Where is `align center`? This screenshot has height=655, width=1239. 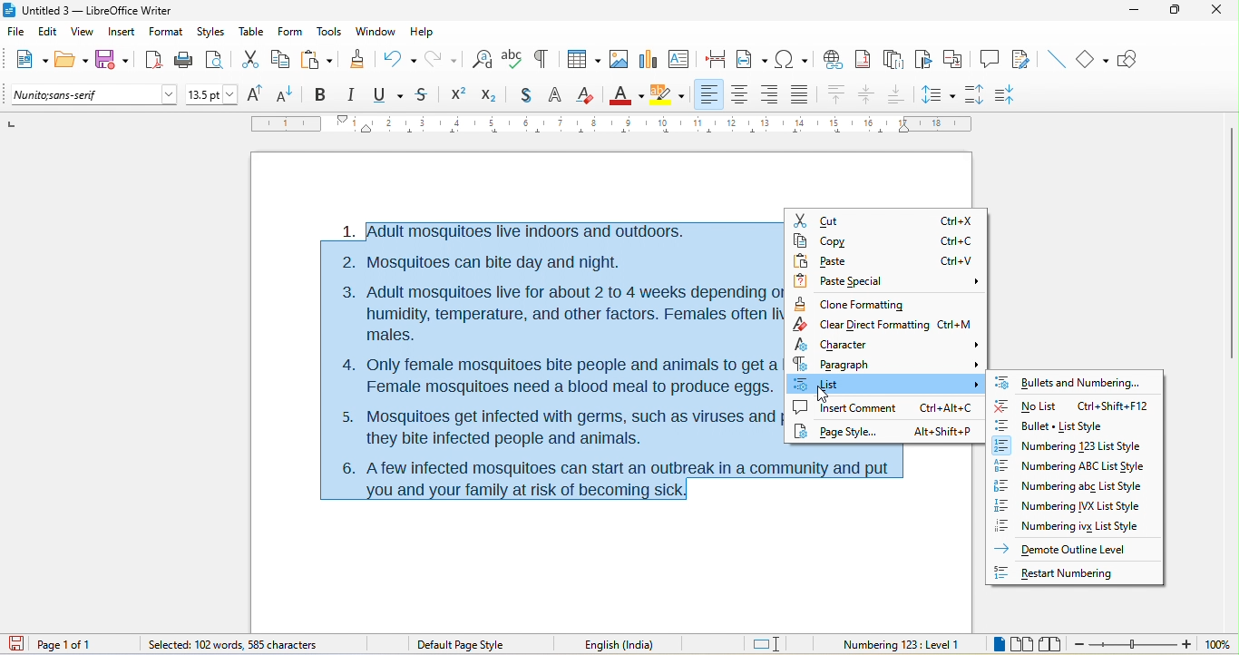
align center is located at coordinates (739, 95).